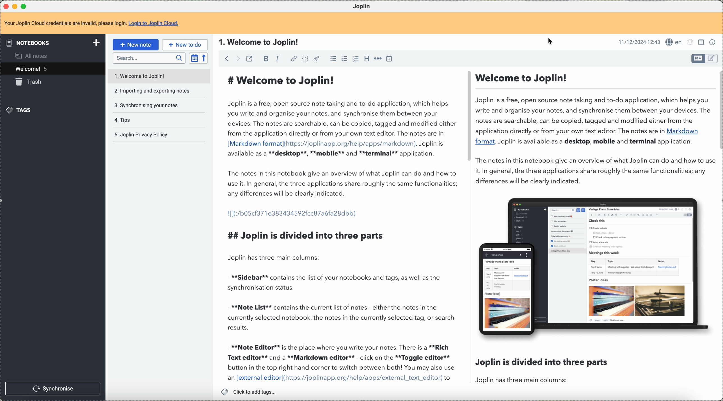 This screenshot has height=401, width=723. What do you see at coordinates (203, 58) in the screenshot?
I see `reverse sort order` at bounding box center [203, 58].